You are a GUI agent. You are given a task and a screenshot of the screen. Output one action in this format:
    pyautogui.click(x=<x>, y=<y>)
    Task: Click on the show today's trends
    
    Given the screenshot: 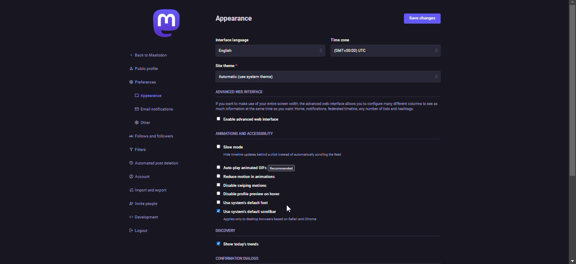 What is the action you would take?
    pyautogui.click(x=241, y=244)
    